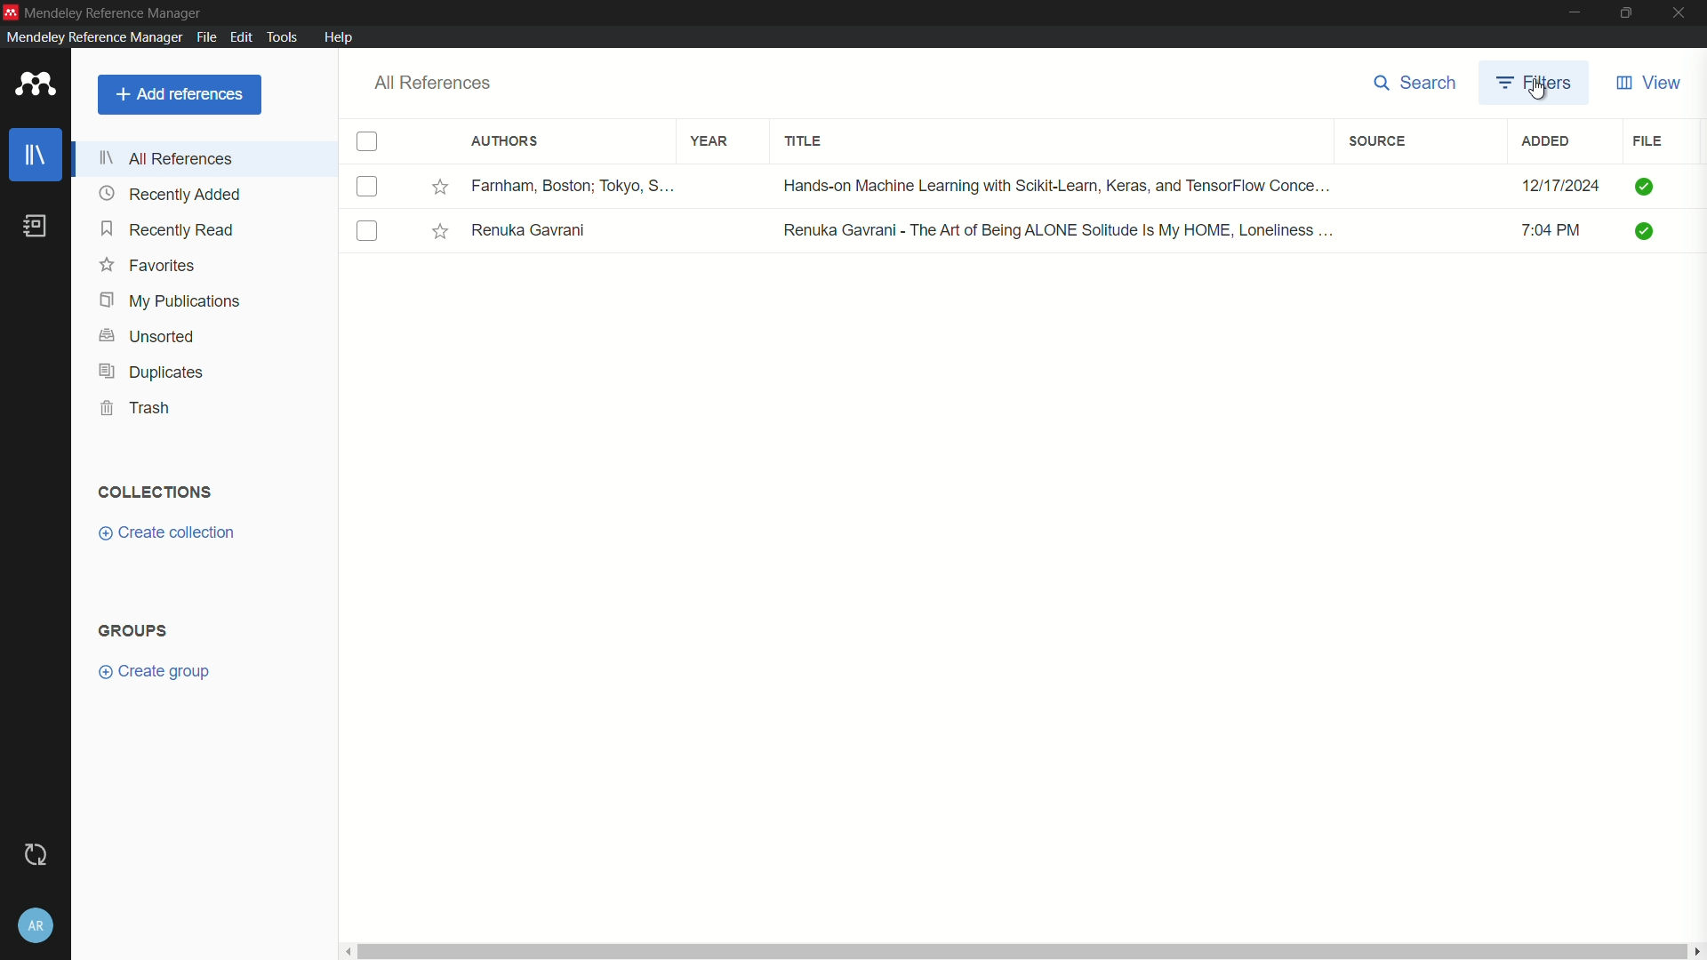 The height and width of the screenshot is (960, 1707). I want to click on Renuka Gavrani, so click(528, 231).